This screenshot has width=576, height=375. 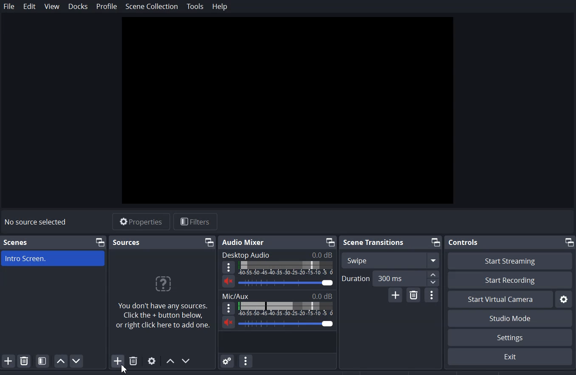 What do you see at coordinates (15, 242) in the screenshot?
I see `Scene` at bounding box center [15, 242].